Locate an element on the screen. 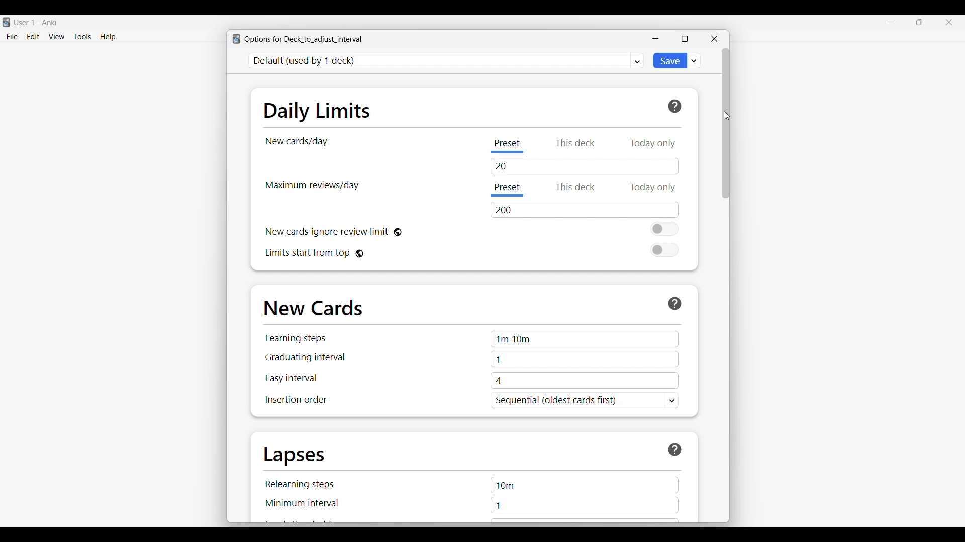 The image size is (965, 542). Minimize is located at coordinates (891, 22).